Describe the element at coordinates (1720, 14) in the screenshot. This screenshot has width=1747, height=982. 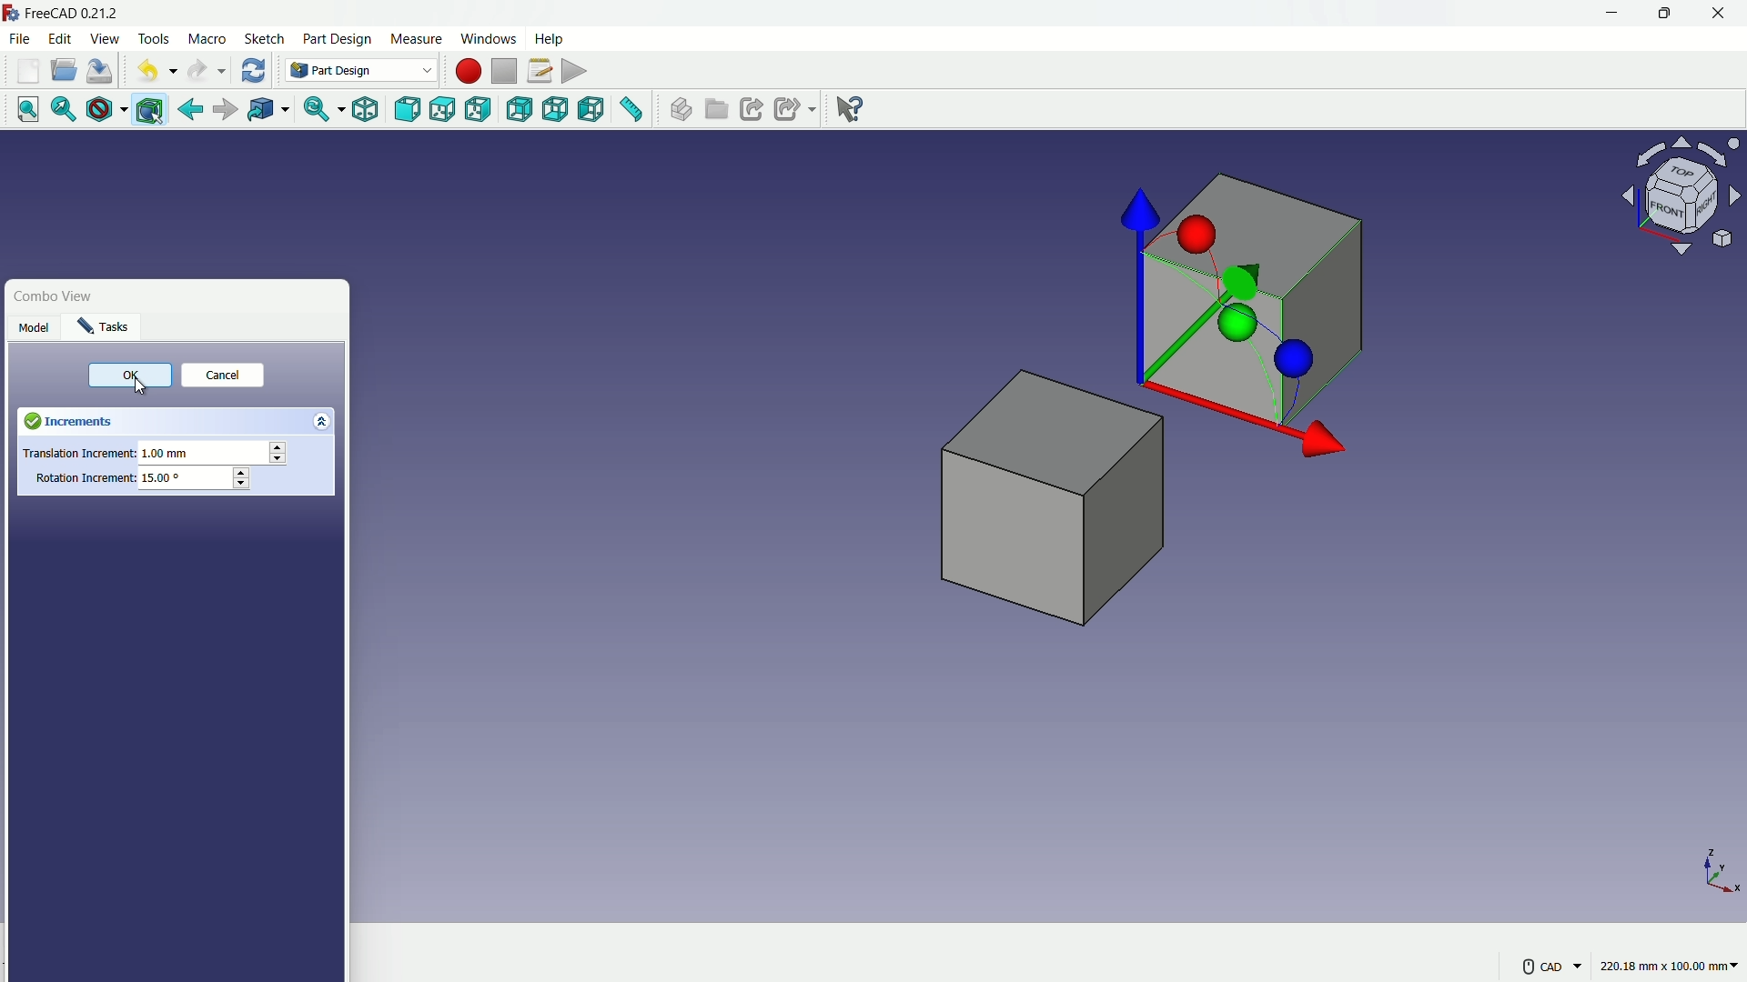
I see `close app` at that location.